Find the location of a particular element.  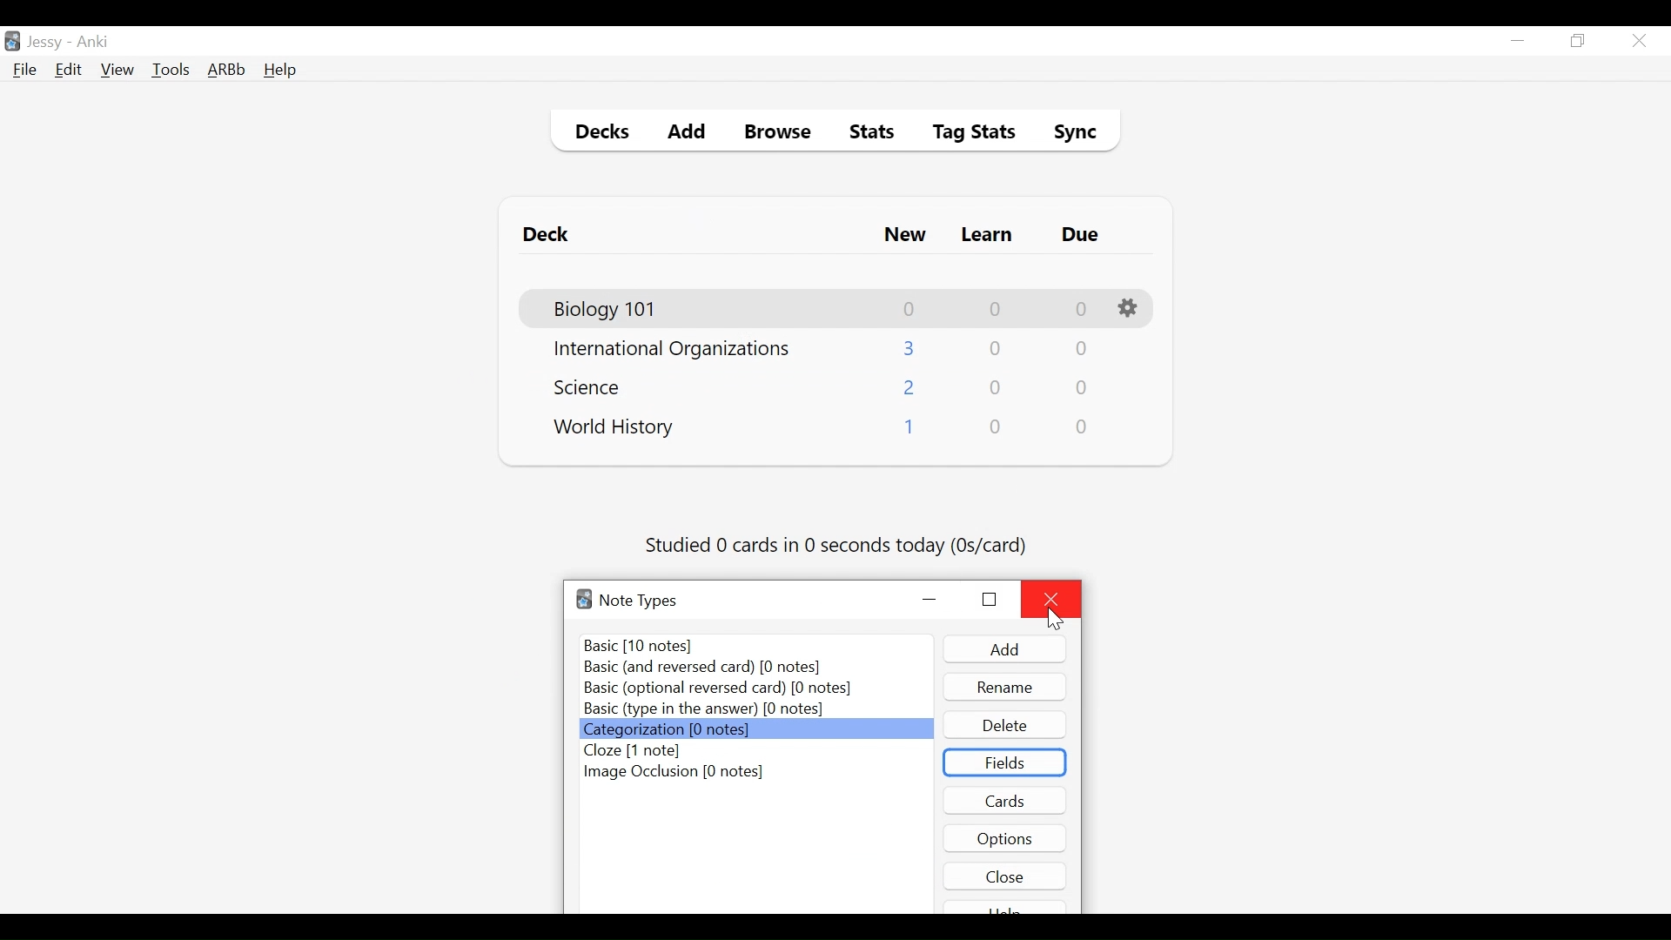

File is located at coordinates (25, 71).